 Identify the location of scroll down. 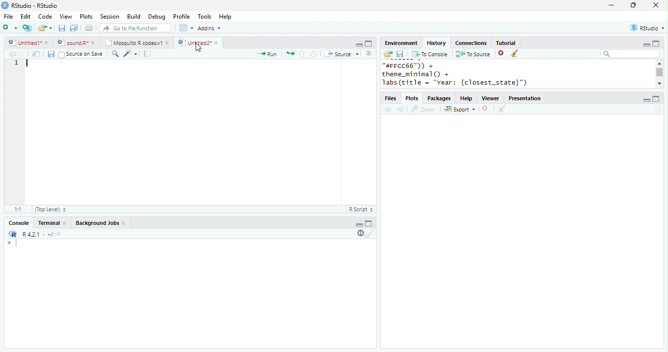
(659, 84).